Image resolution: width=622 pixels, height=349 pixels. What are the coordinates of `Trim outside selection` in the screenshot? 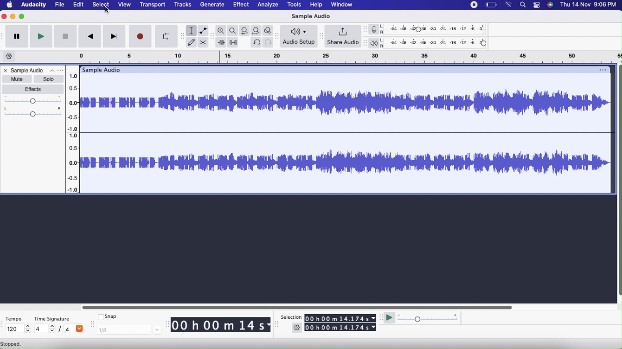 It's located at (221, 42).